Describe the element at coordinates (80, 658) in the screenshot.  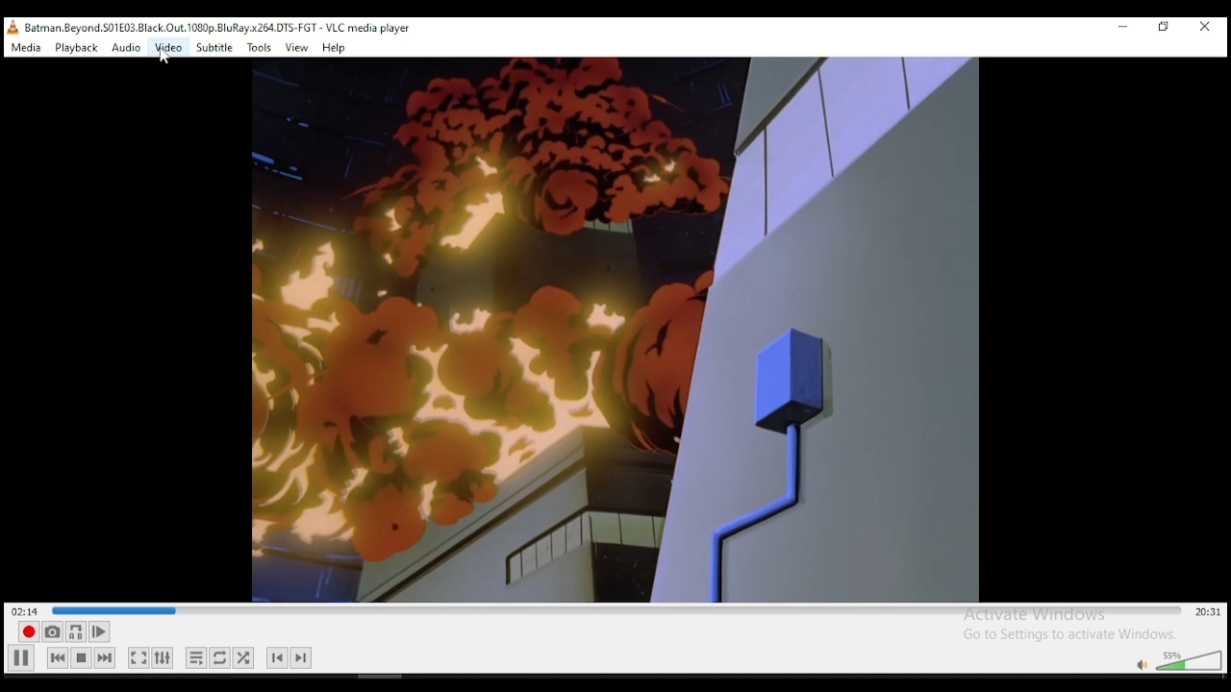
I see `stop` at that location.